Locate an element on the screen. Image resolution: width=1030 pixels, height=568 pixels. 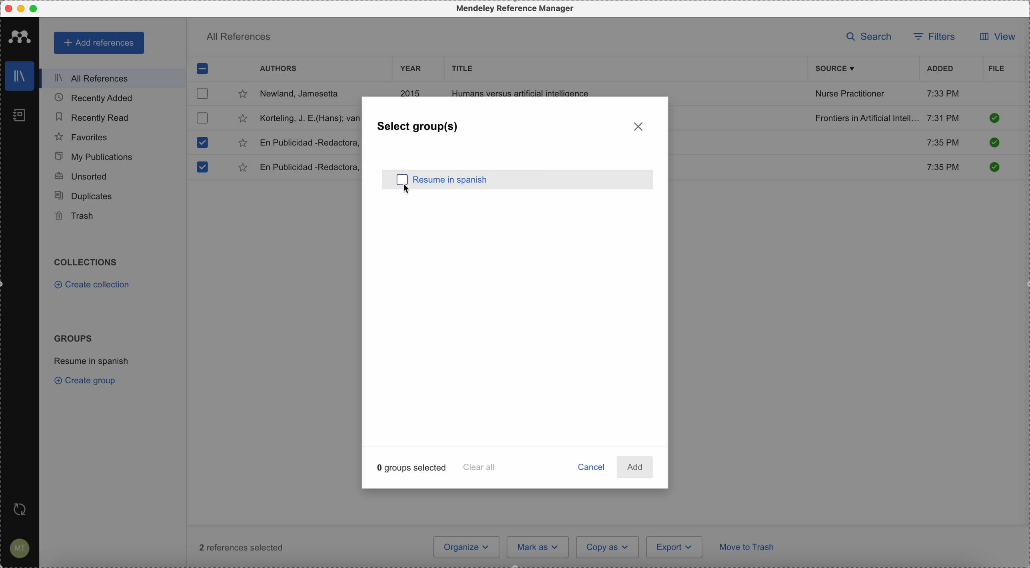
export is located at coordinates (674, 547).